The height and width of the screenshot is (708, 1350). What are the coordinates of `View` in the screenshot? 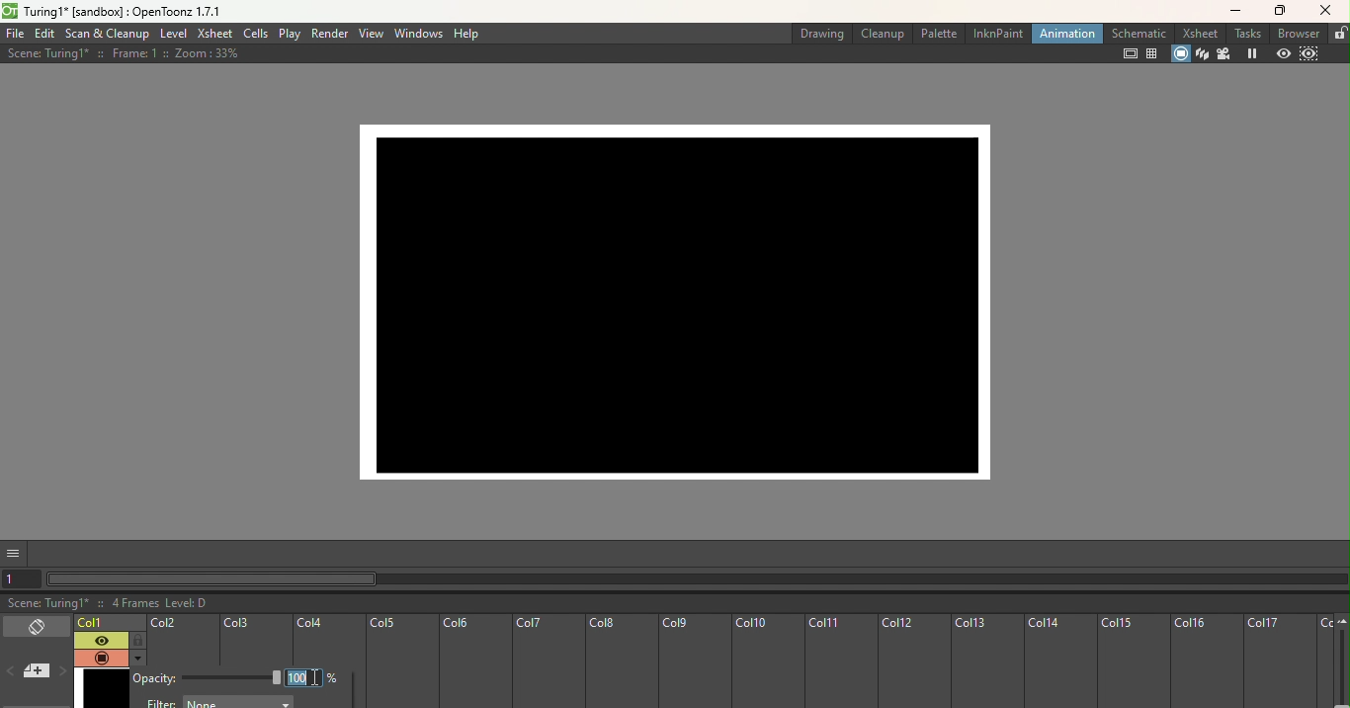 It's located at (369, 34).